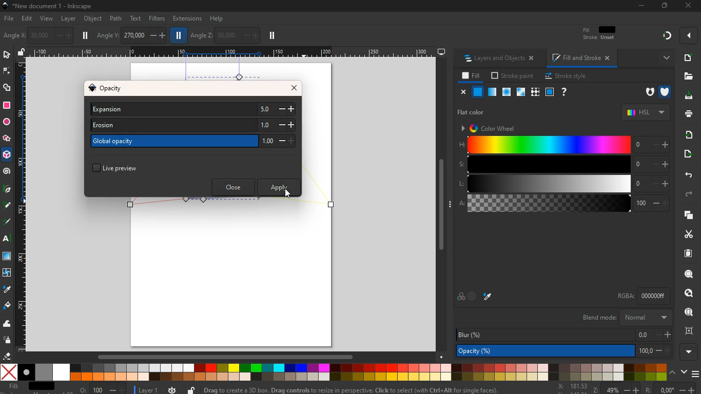  What do you see at coordinates (113, 89) in the screenshot?
I see `opacity` at bounding box center [113, 89].